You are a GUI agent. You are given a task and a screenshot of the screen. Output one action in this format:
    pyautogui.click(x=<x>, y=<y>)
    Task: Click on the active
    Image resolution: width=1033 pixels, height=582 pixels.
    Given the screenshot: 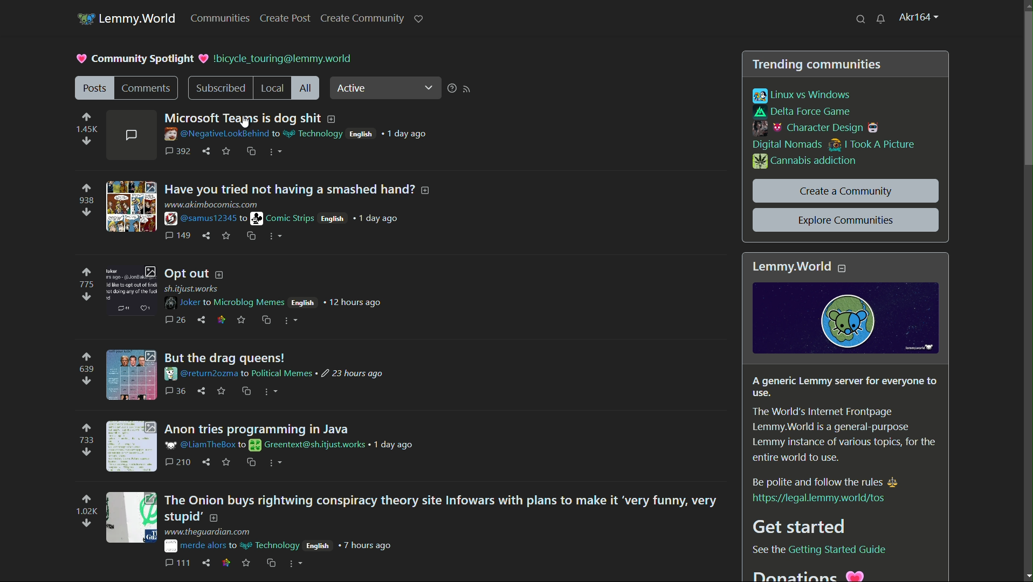 What is the action you would take?
    pyautogui.click(x=372, y=89)
    